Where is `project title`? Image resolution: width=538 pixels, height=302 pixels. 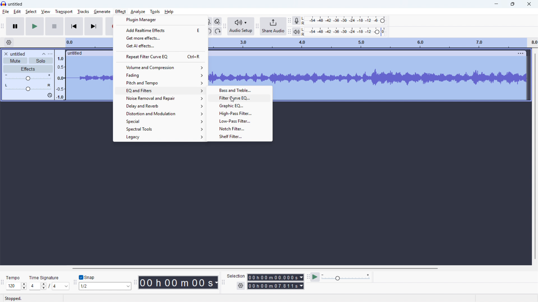
project title is located at coordinates (16, 4).